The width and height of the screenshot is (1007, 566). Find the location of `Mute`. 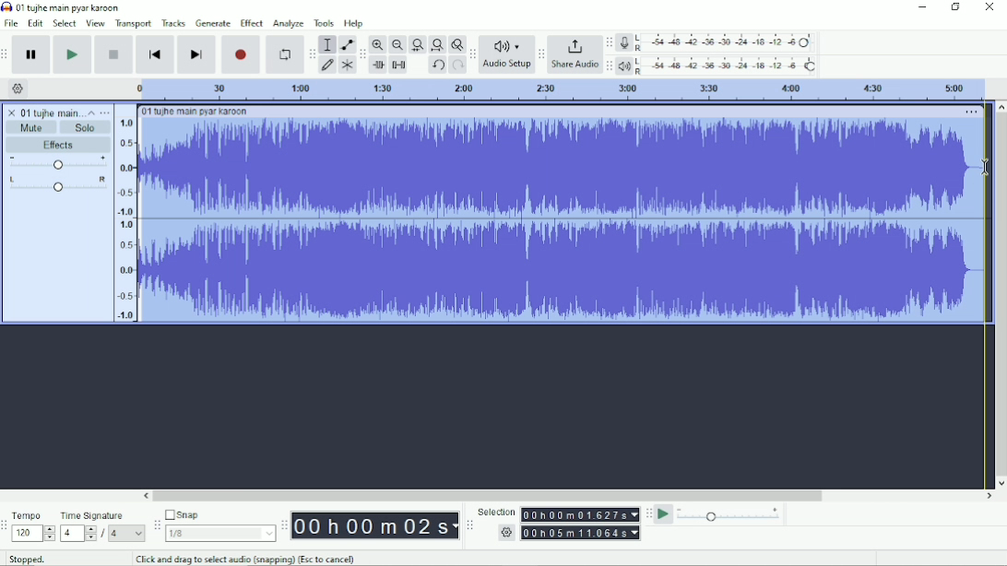

Mute is located at coordinates (32, 127).